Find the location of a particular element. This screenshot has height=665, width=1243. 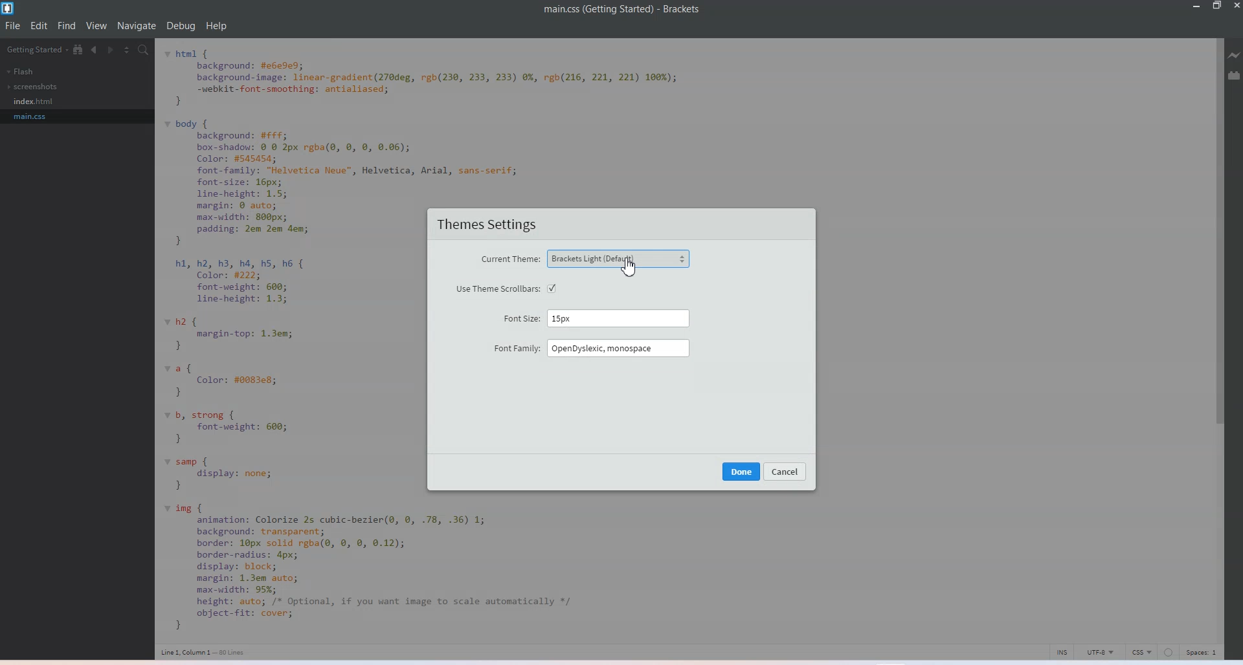

Navigate Backward is located at coordinates (96, 50).